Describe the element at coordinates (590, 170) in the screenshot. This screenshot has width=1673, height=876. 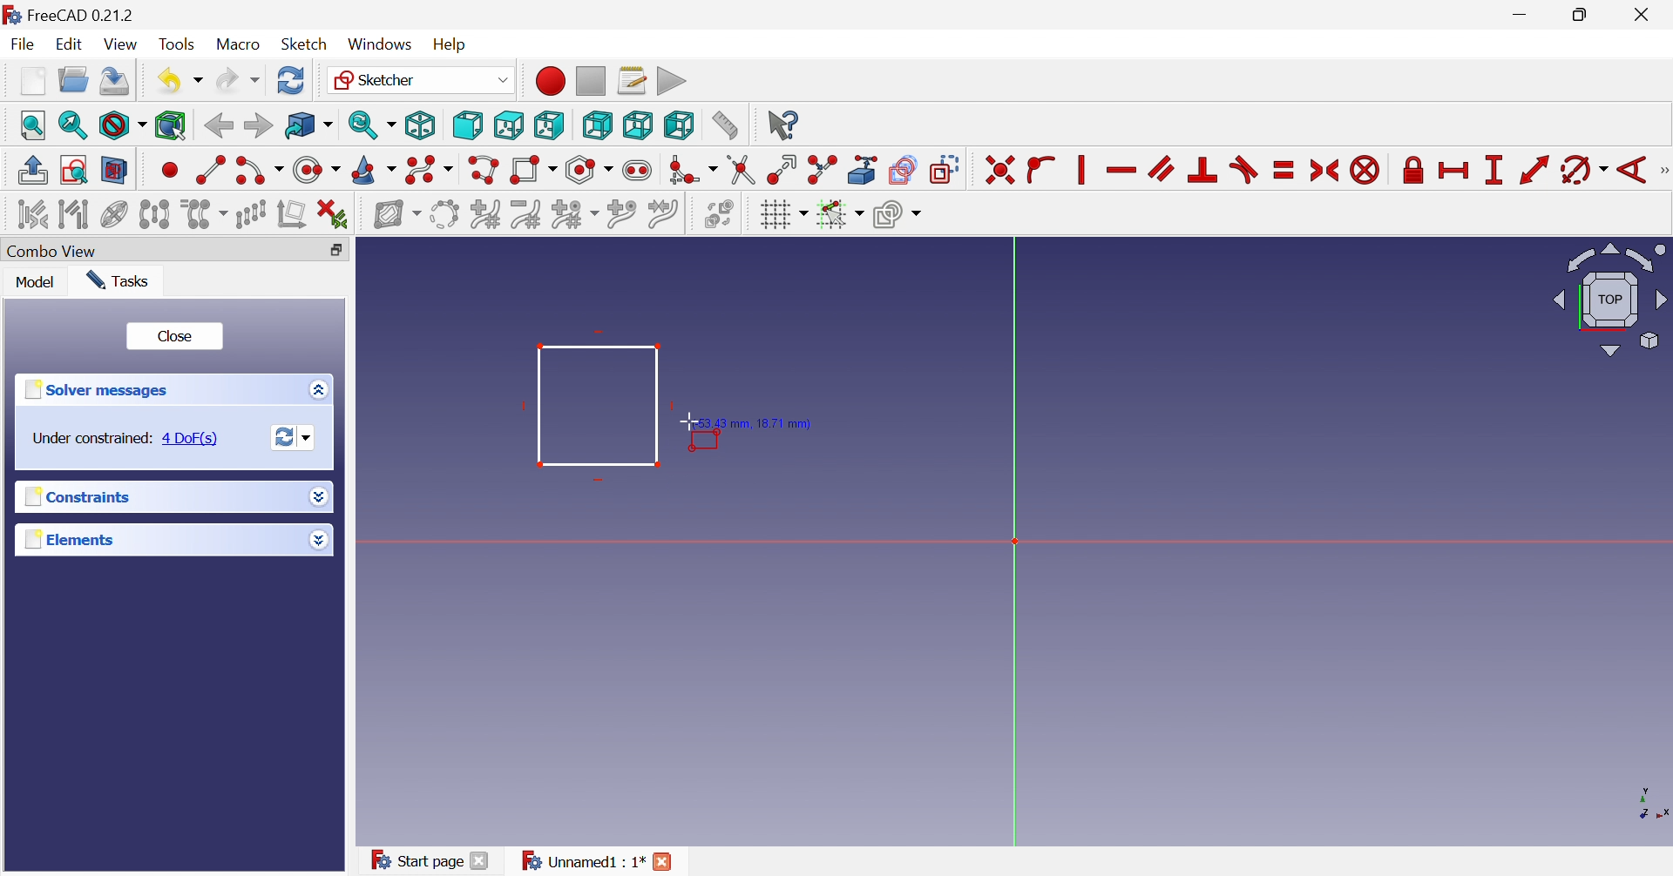
I see `Create regular polygon` at that location.